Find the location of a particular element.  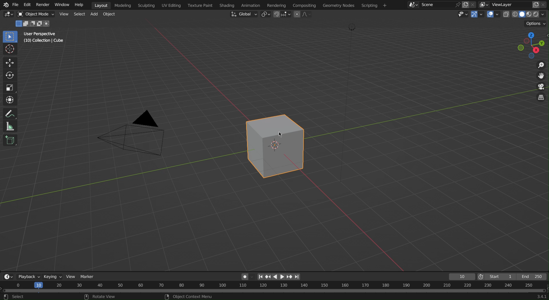

More Scene is located at coordinates (412, 5).